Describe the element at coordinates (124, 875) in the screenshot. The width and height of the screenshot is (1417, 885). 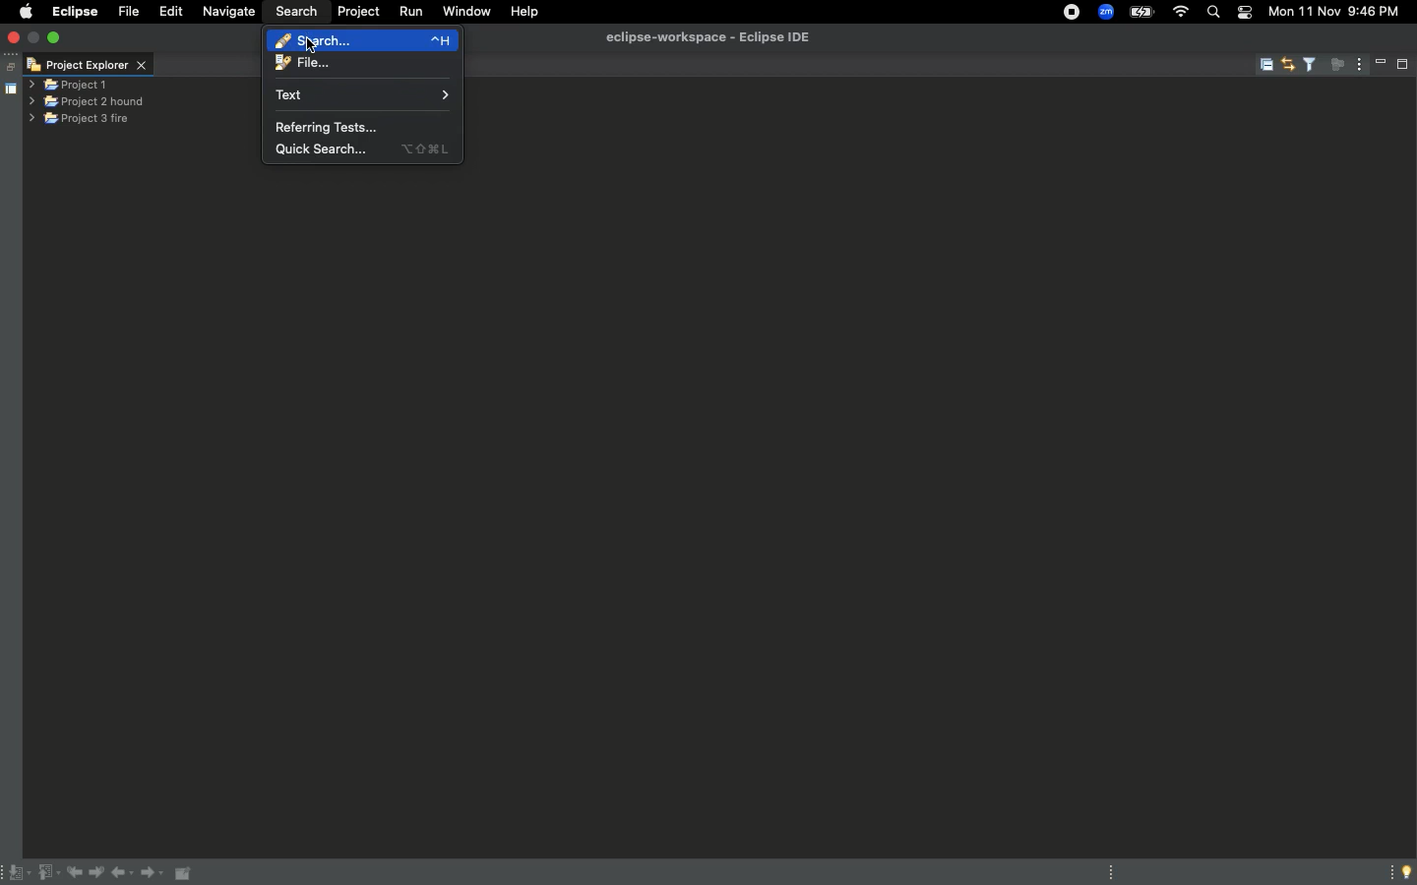
I see `Back` at that location.